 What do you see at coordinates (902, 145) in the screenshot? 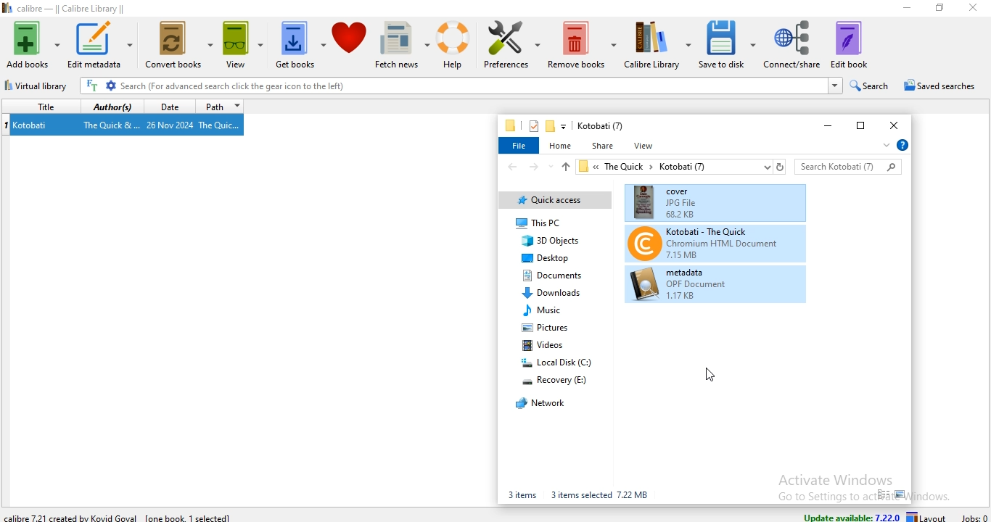
I see `help` at bounding box center [902, 145].